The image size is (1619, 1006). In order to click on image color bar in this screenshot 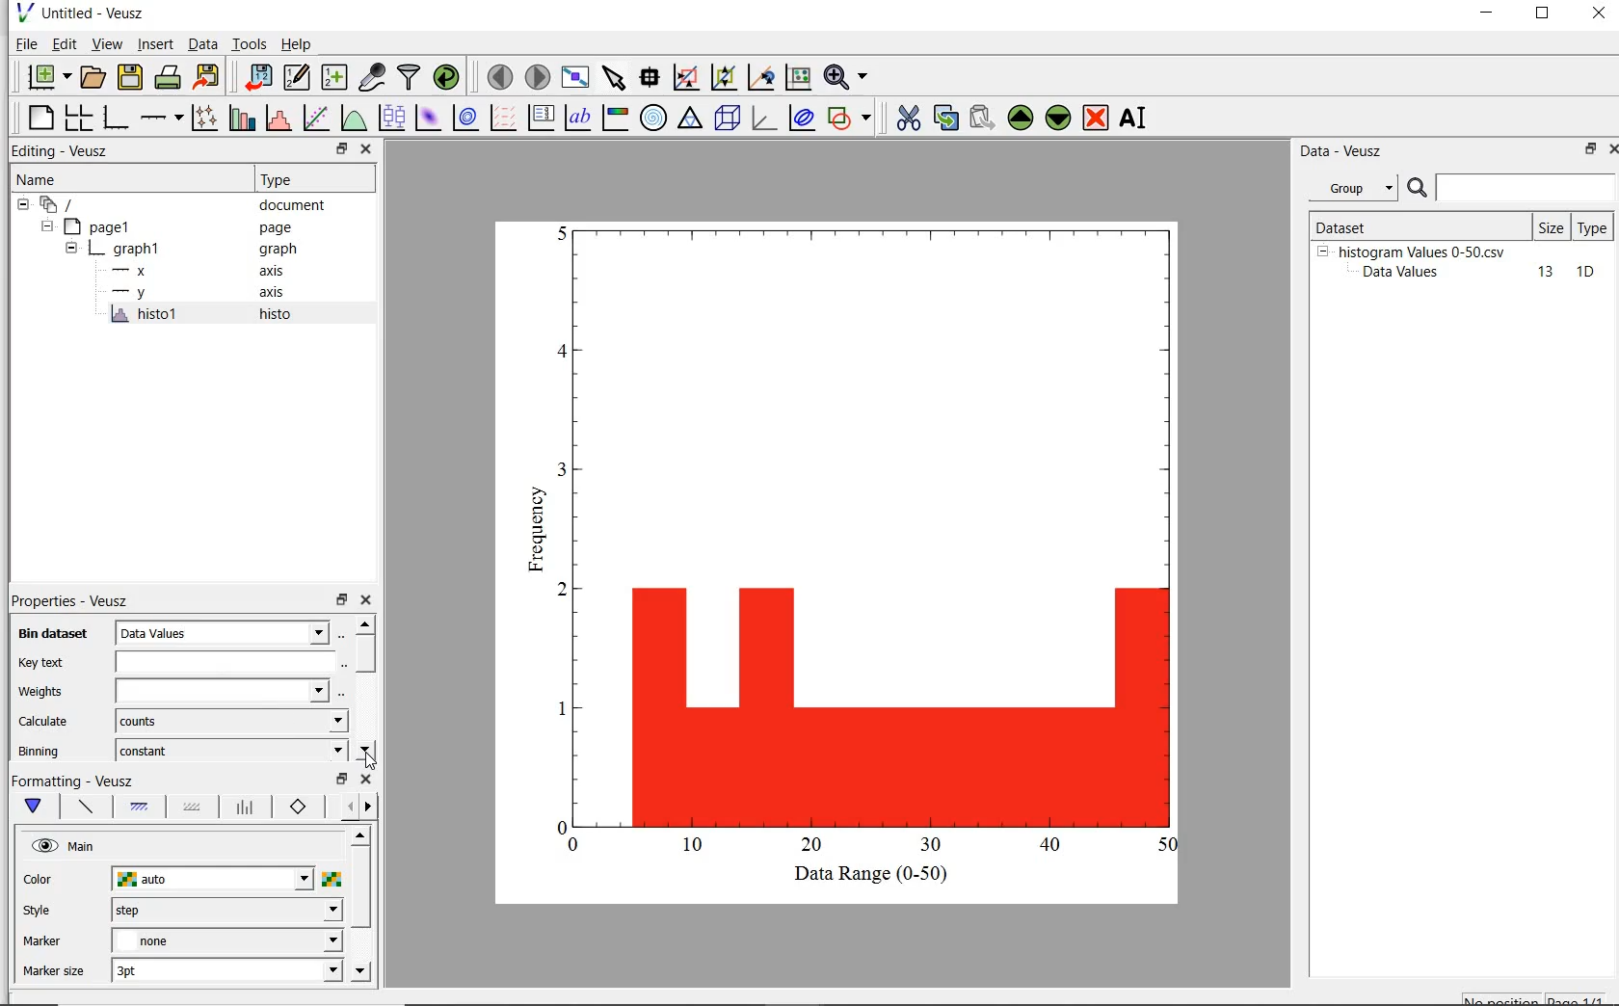, I will do `click(617, 118)`.